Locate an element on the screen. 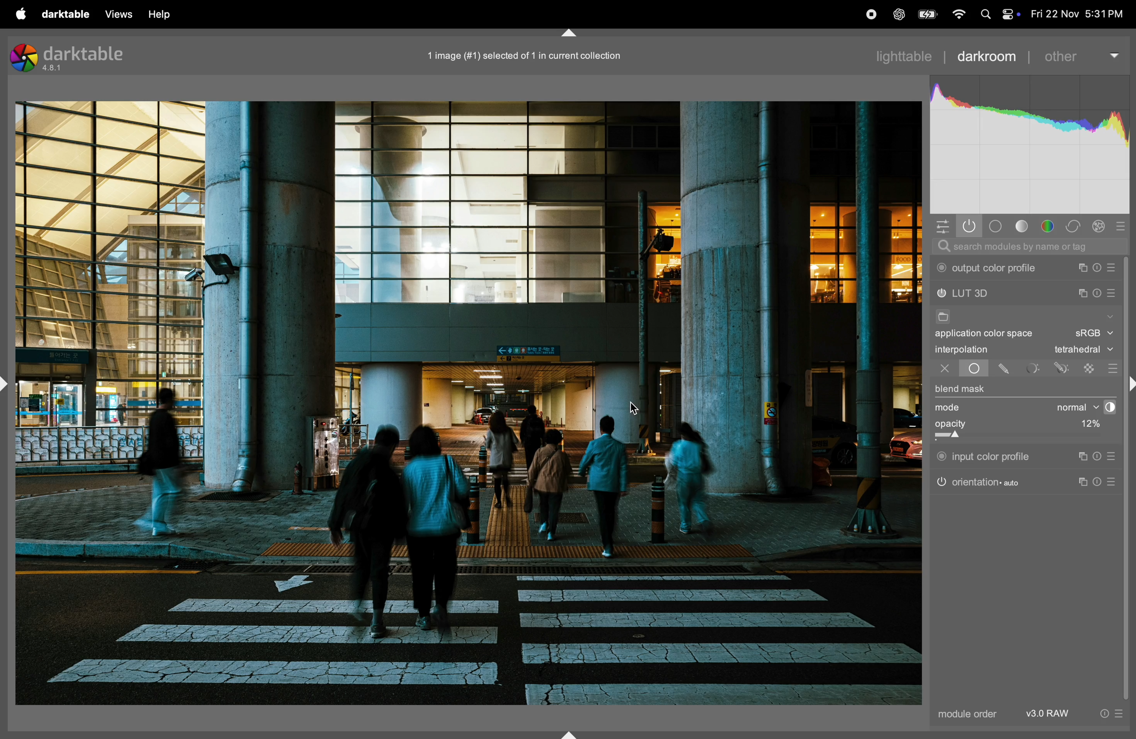 This screenshot has width=1136, height=739. instance is located at coordinates (1085, 483).